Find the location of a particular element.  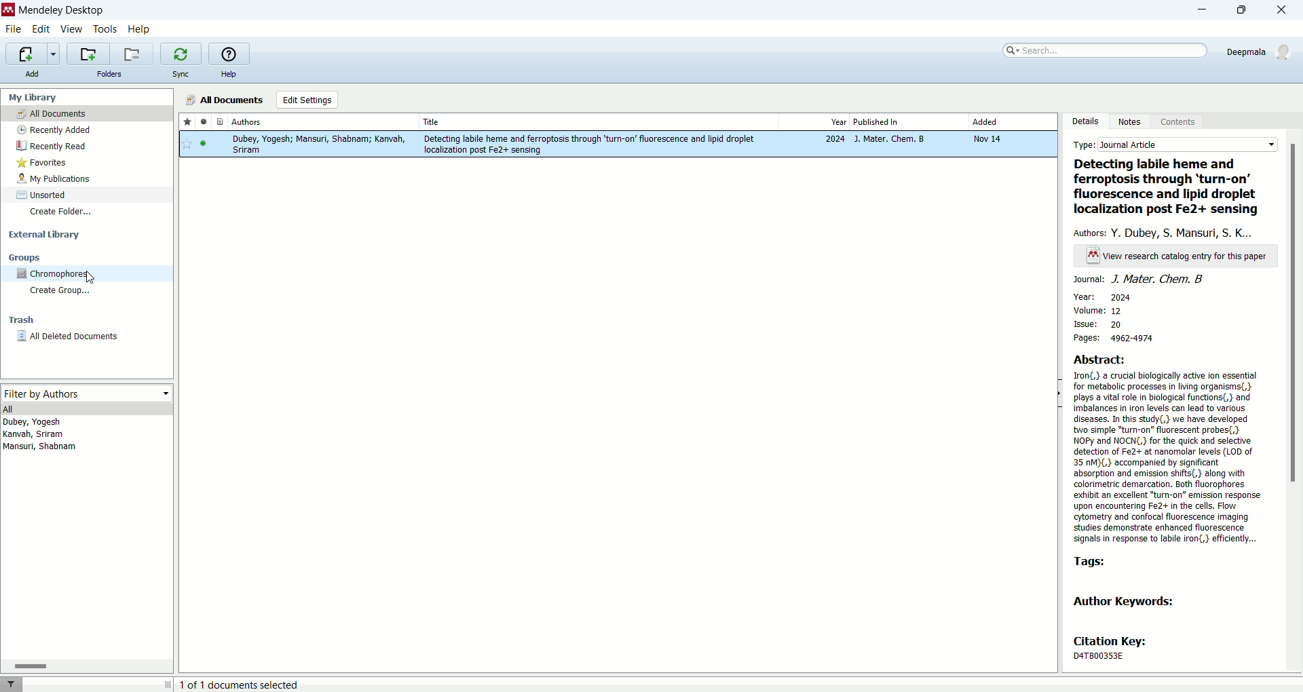

research paper is located at coordinates (617, 145).